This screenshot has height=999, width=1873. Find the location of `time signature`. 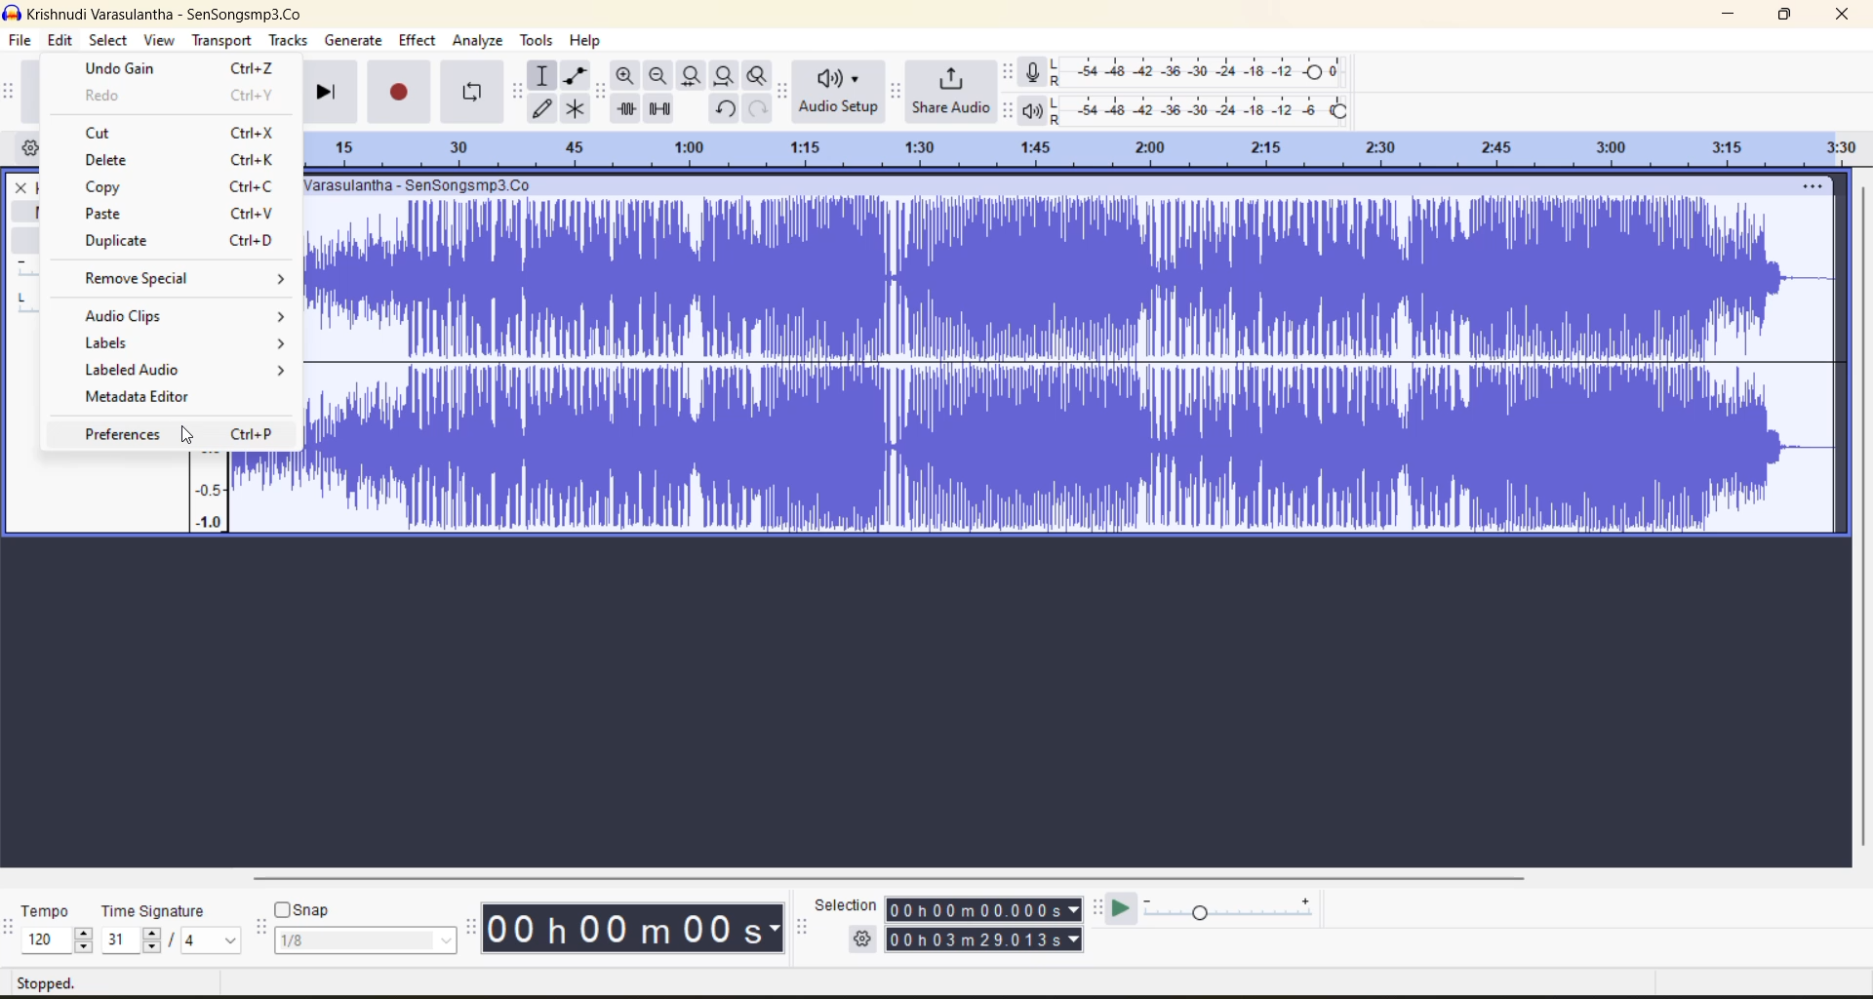

time signature is located at coordinates (173, 929).